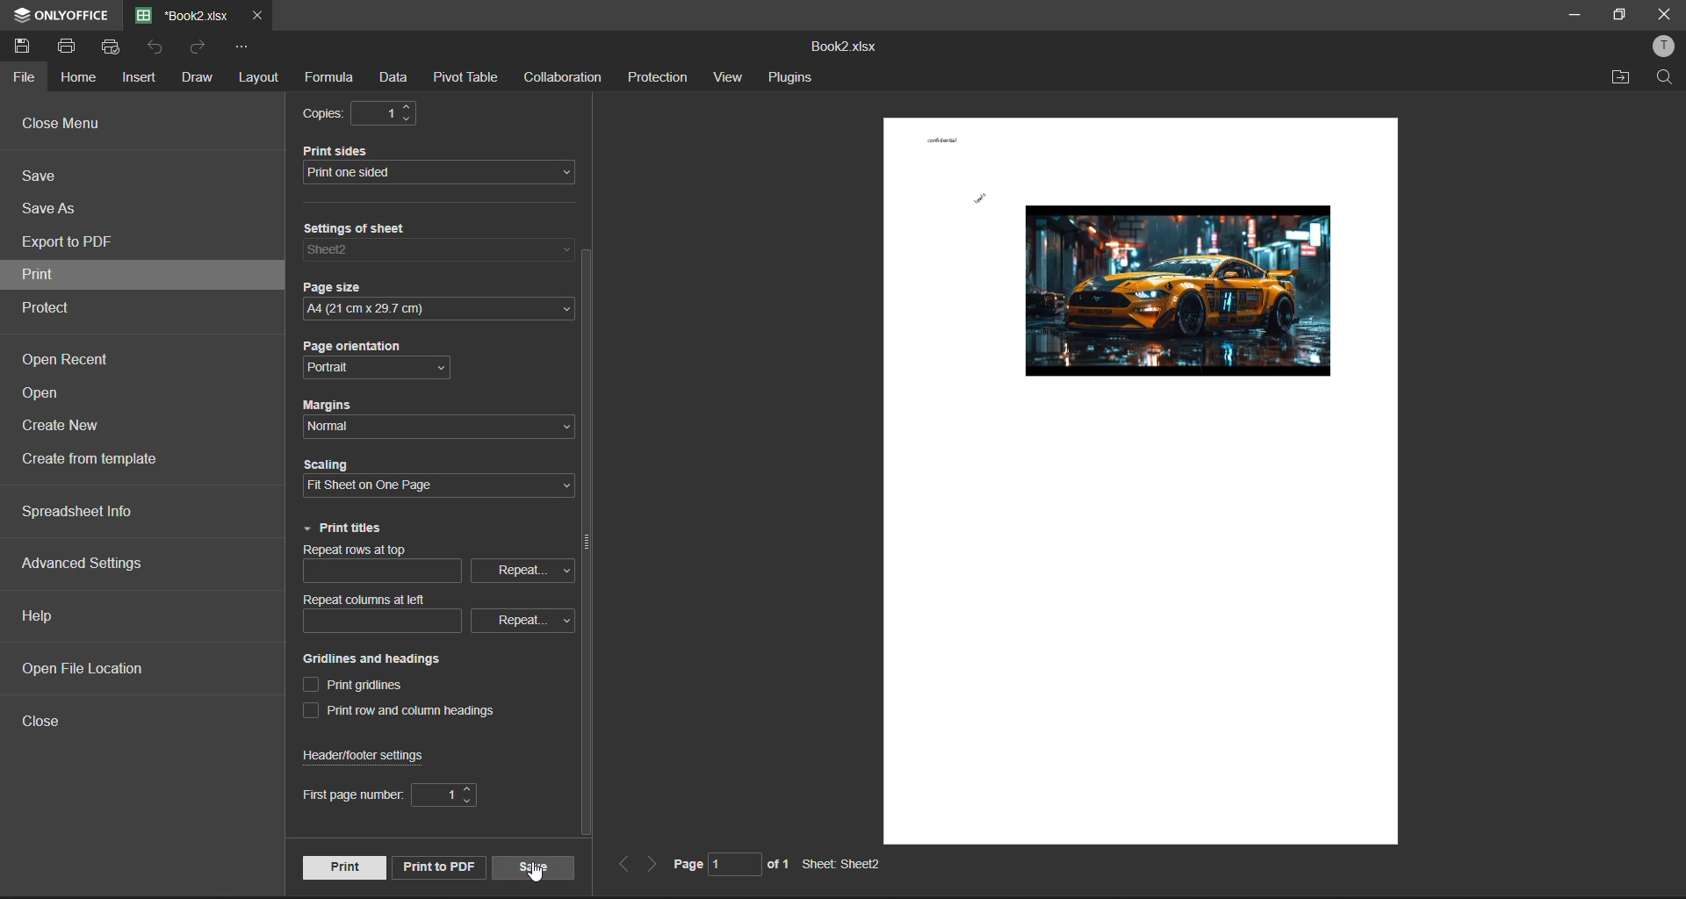 The width and height of the screenshot is (1686, 899). Describe the element at coordinates (848, 865) in the screenshot. I see `sheet name` at that location.